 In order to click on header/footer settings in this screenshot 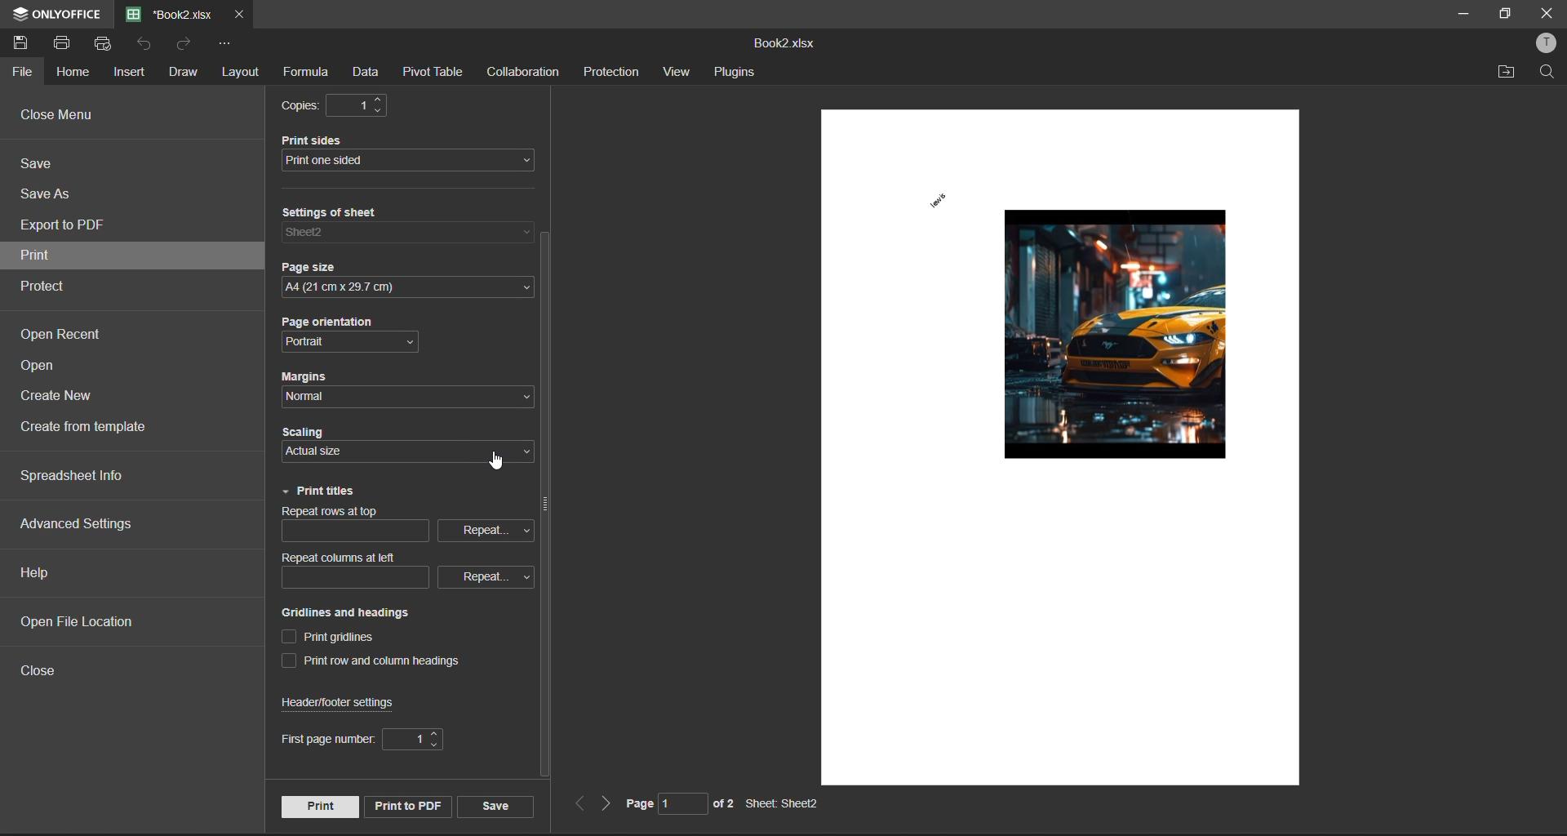, I will do `click(344, 703)`.